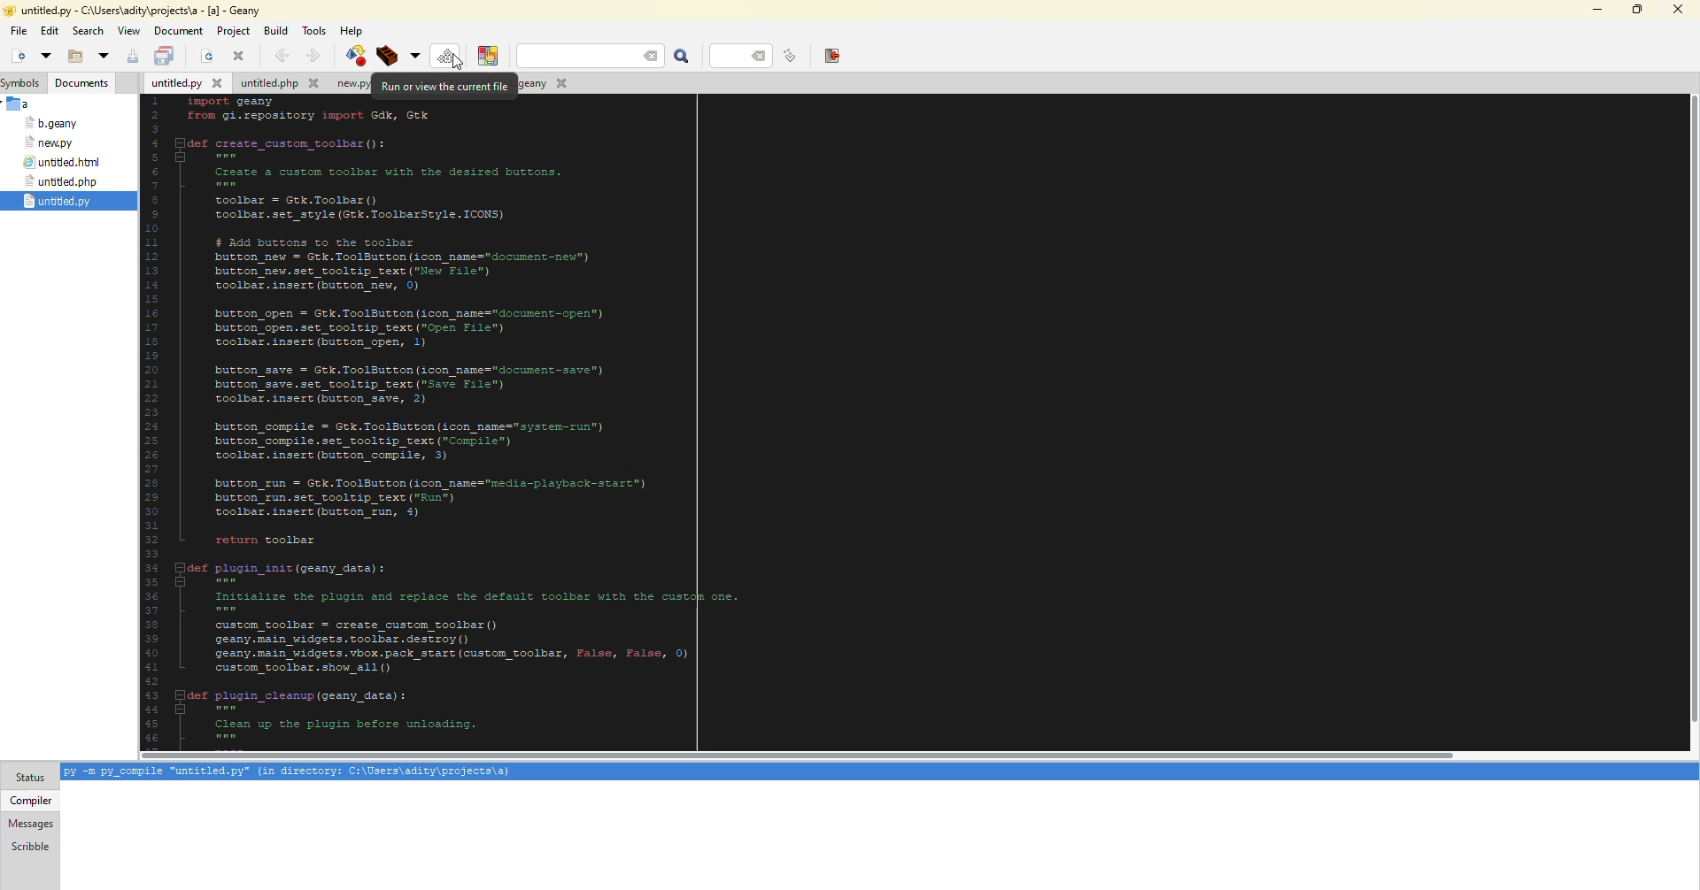  I want to click on open, so click(75, 56).